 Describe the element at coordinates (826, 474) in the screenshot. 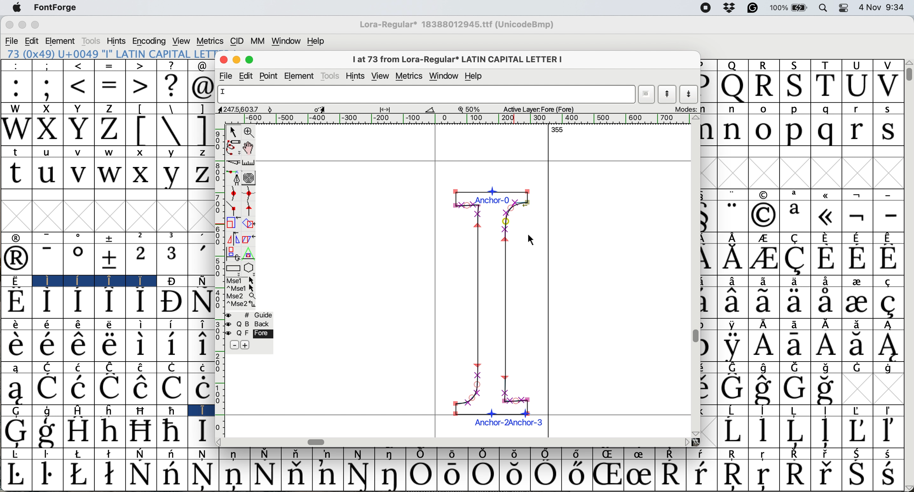

I see `Symbol` at that location.